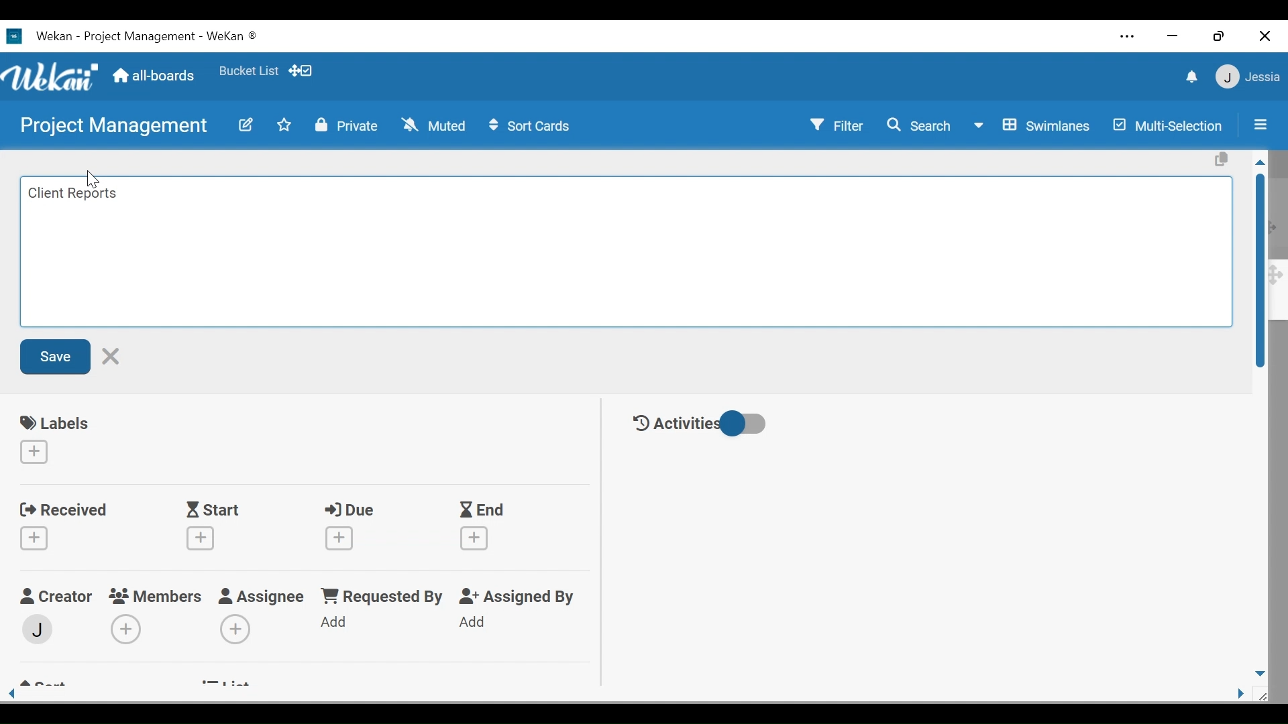  I want to click on User Member, so click(1248, 76).